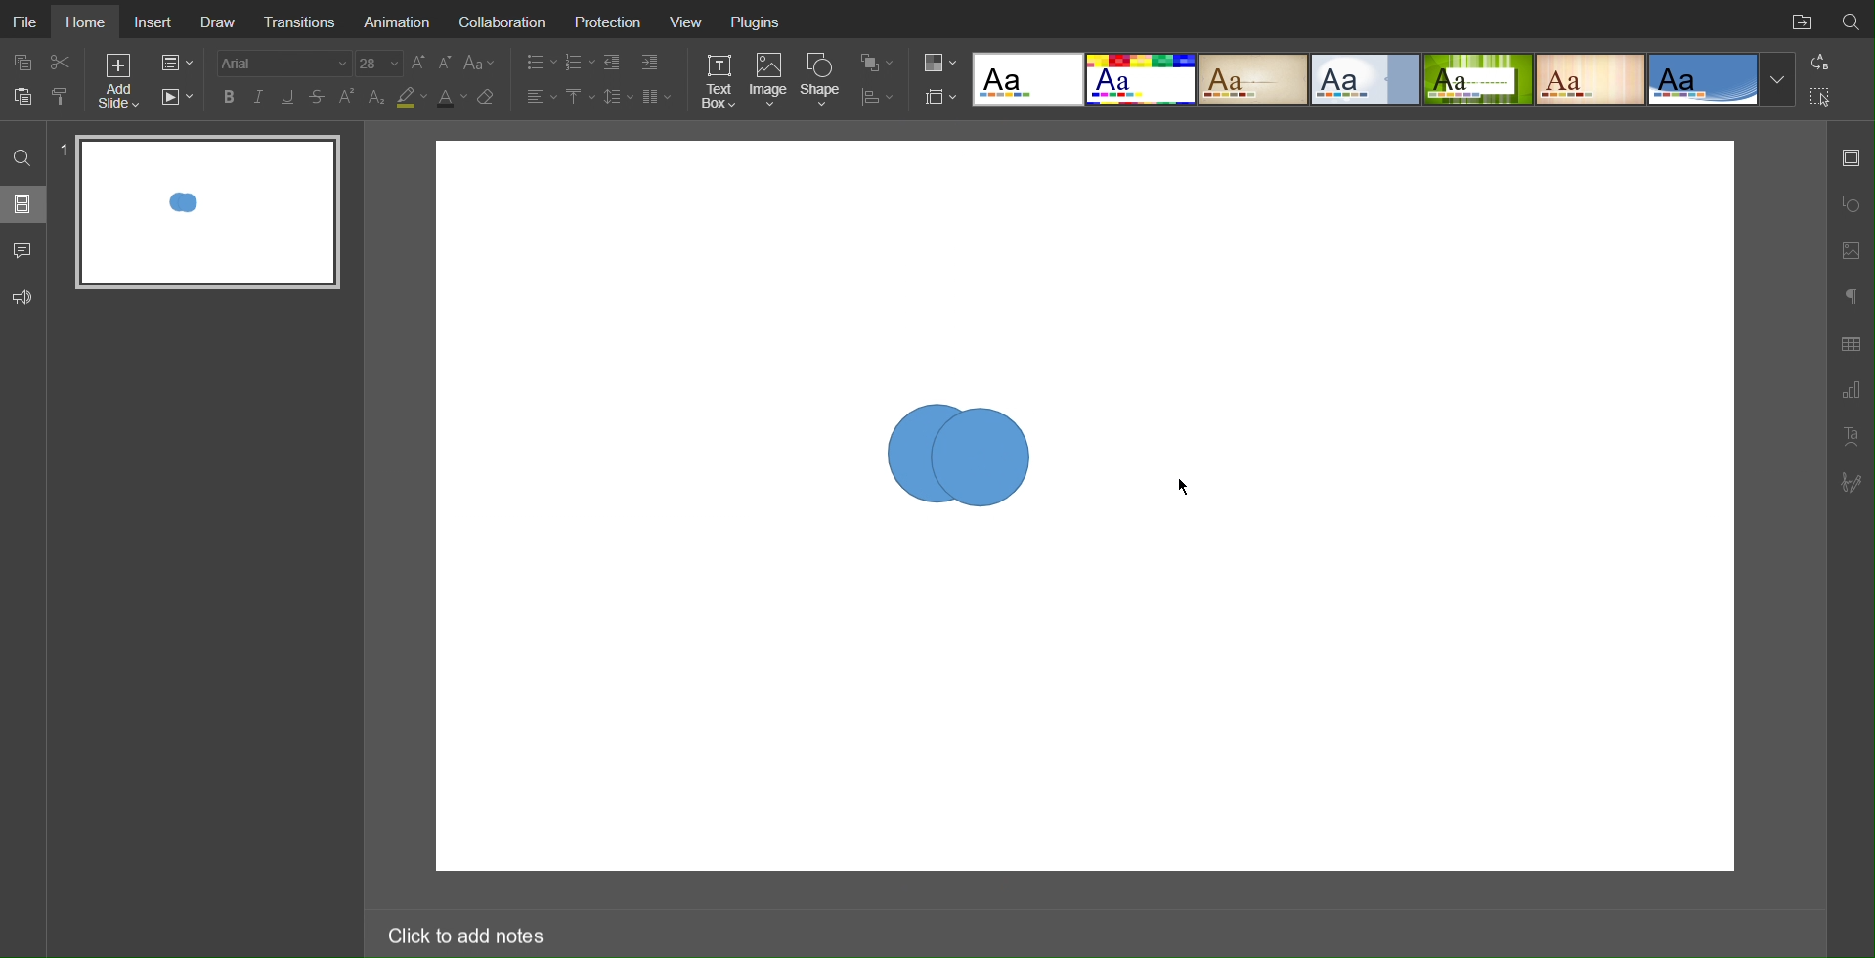 This screenshot has width=1875, height=958. What do you see at coordinates (1850, 248) in the screenshot?
I see `Image Settings` at bounding box center [1850, 248].